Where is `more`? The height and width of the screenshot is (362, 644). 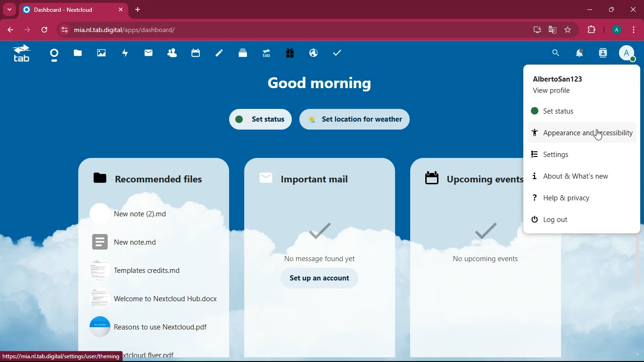 more is located at coordinates (10, 9).